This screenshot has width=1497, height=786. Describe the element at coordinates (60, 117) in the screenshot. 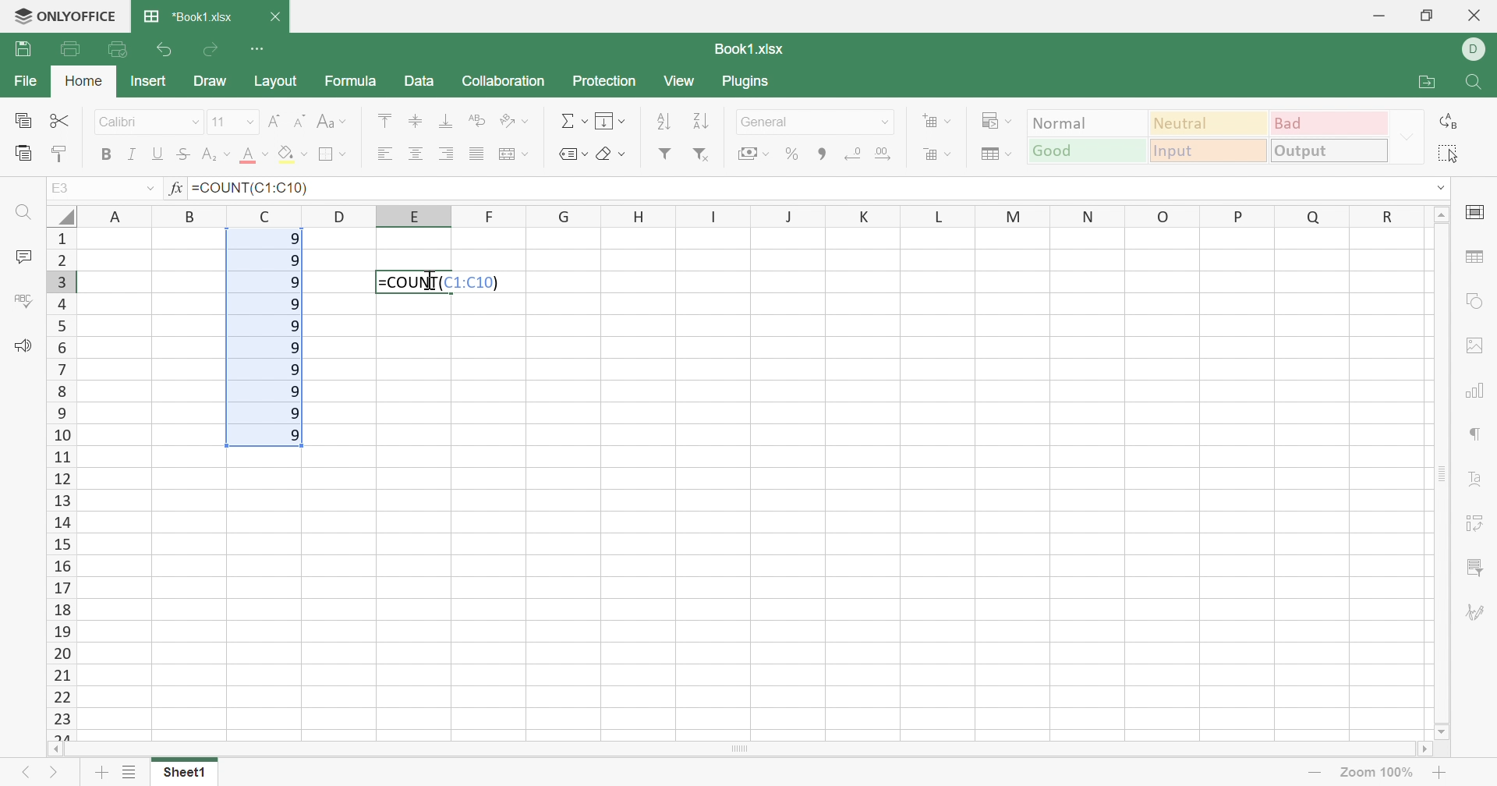

I see `Cut` at that location.